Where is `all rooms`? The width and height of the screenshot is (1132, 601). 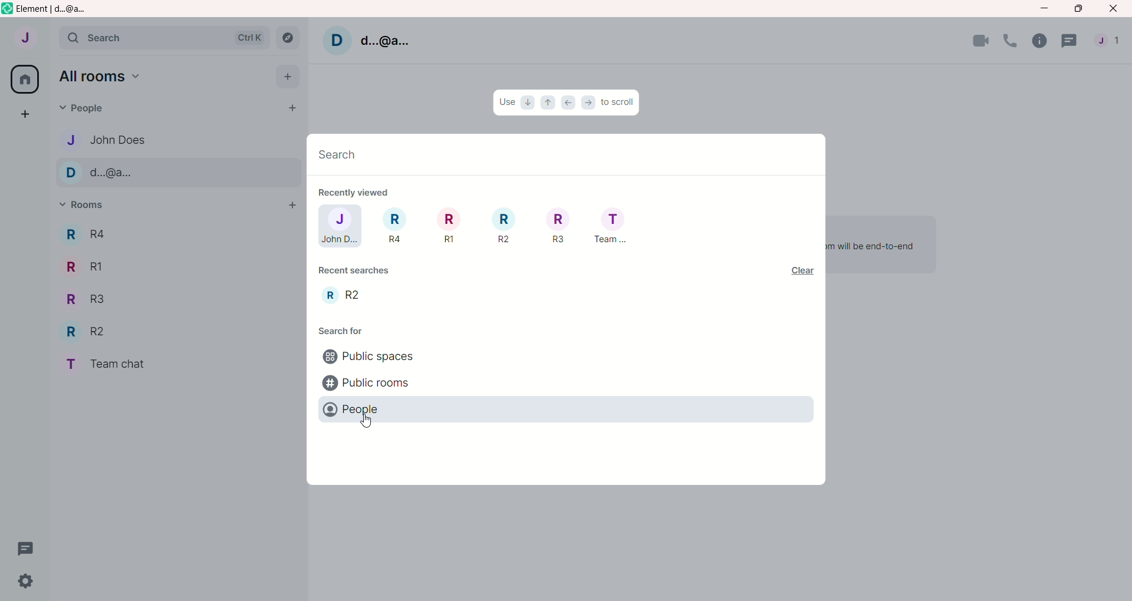
all rooms is located at coordinates (100, 77).